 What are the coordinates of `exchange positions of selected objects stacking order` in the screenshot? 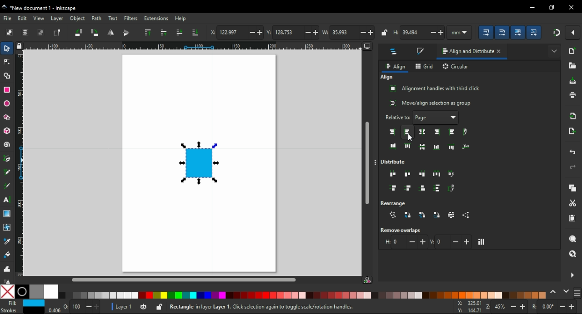 It's located at (421, 215).